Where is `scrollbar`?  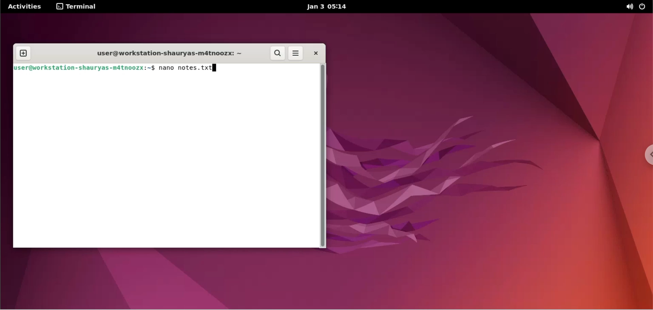 scrollbar is located at coordinates (324, 155).